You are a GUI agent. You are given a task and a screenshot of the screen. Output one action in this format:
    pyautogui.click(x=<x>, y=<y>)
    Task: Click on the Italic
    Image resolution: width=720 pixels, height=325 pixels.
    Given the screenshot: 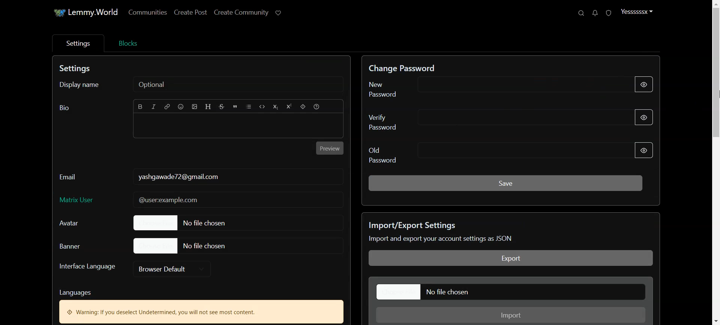 What is the action you would take?
    pyautogui.click(x=154, y=106)
    